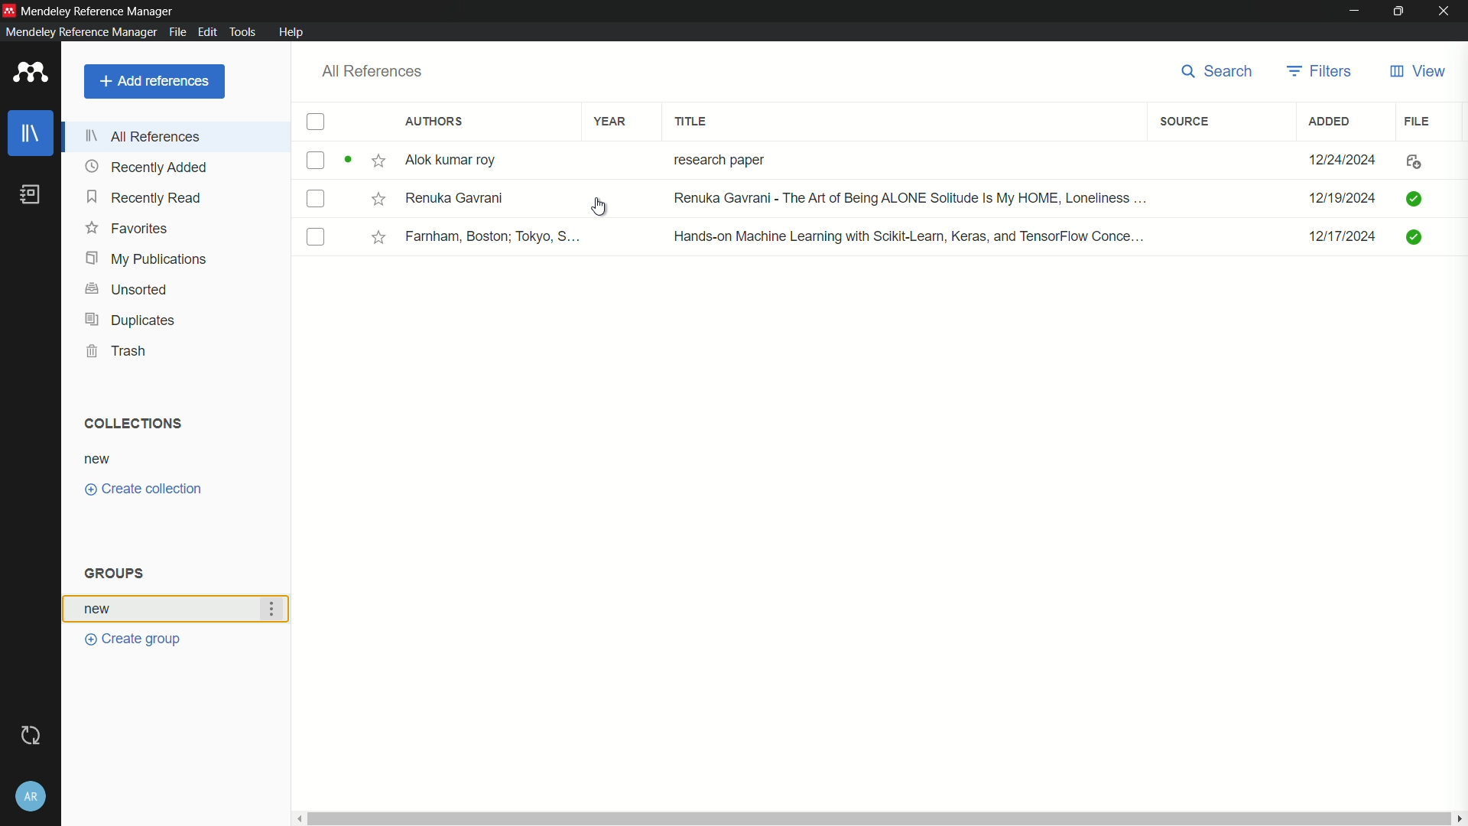 This screenshot has width=1468, height=826. I want to click on title, so click(693, 122).